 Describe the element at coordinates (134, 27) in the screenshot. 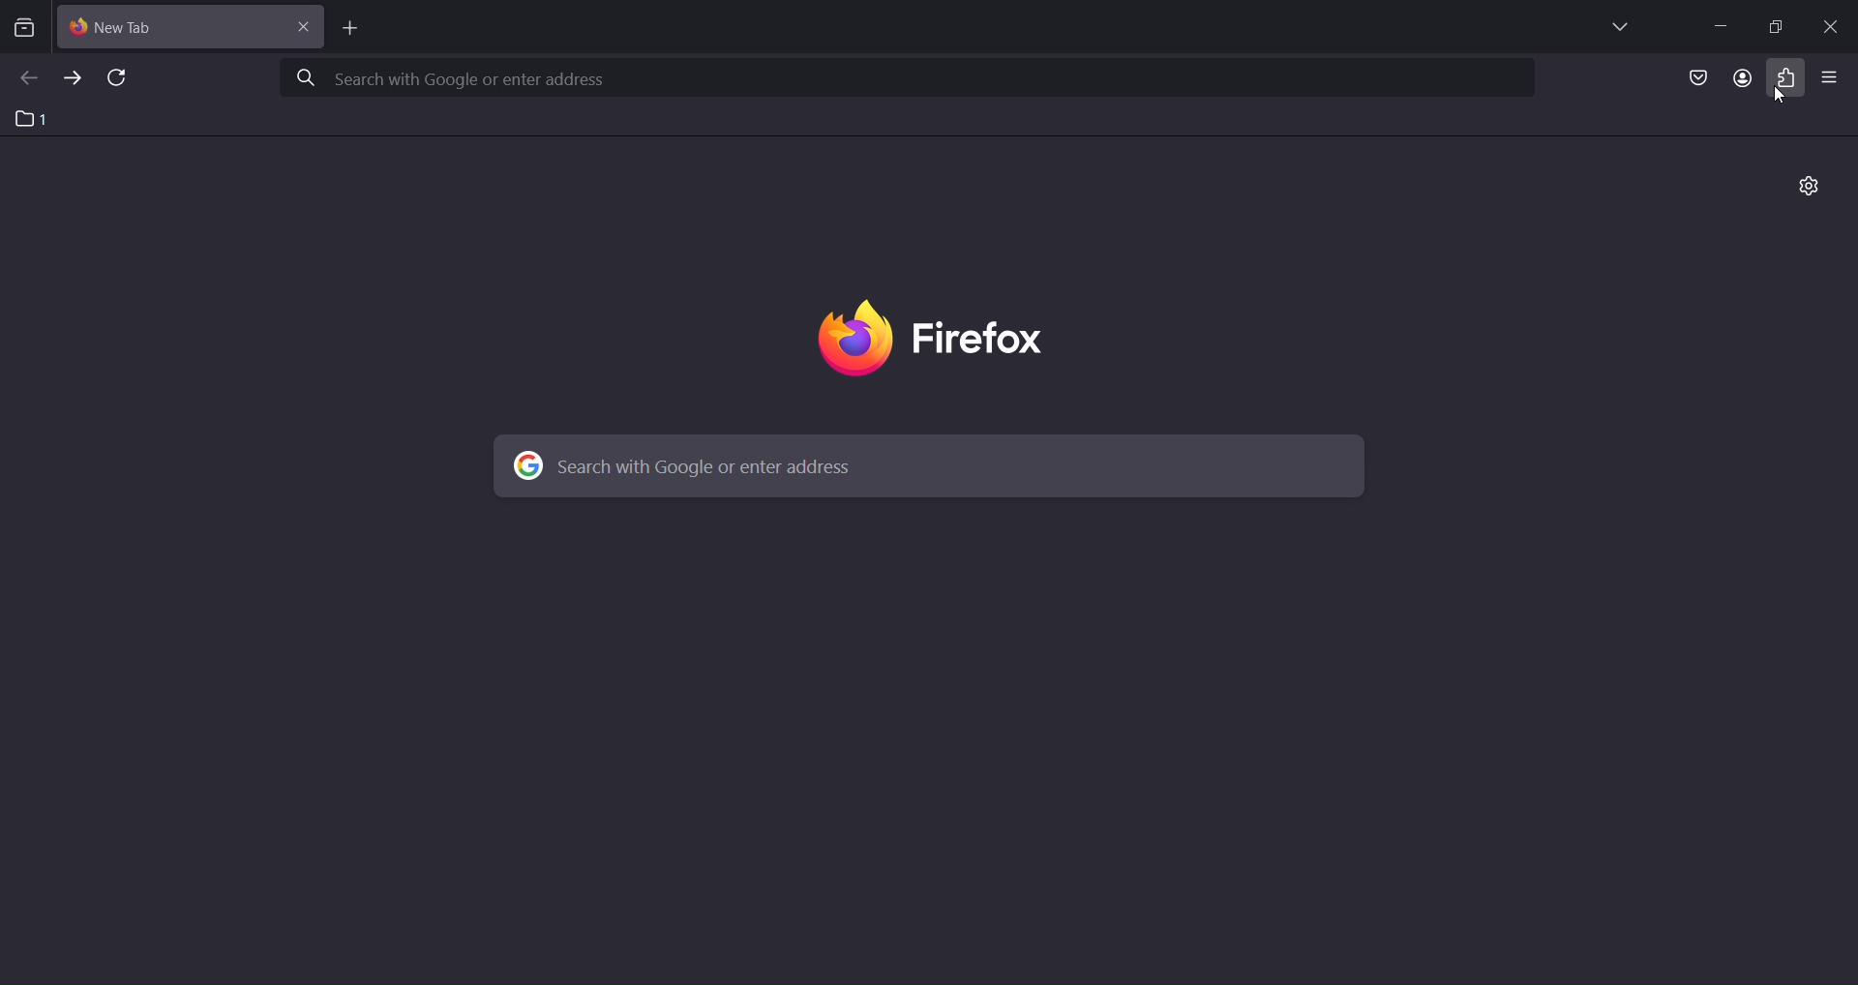

I see `current tab` at that location.